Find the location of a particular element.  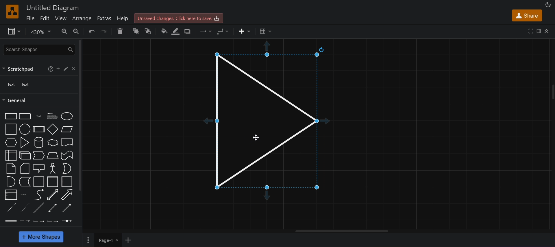

shadow is located at coordinates (189, 31).